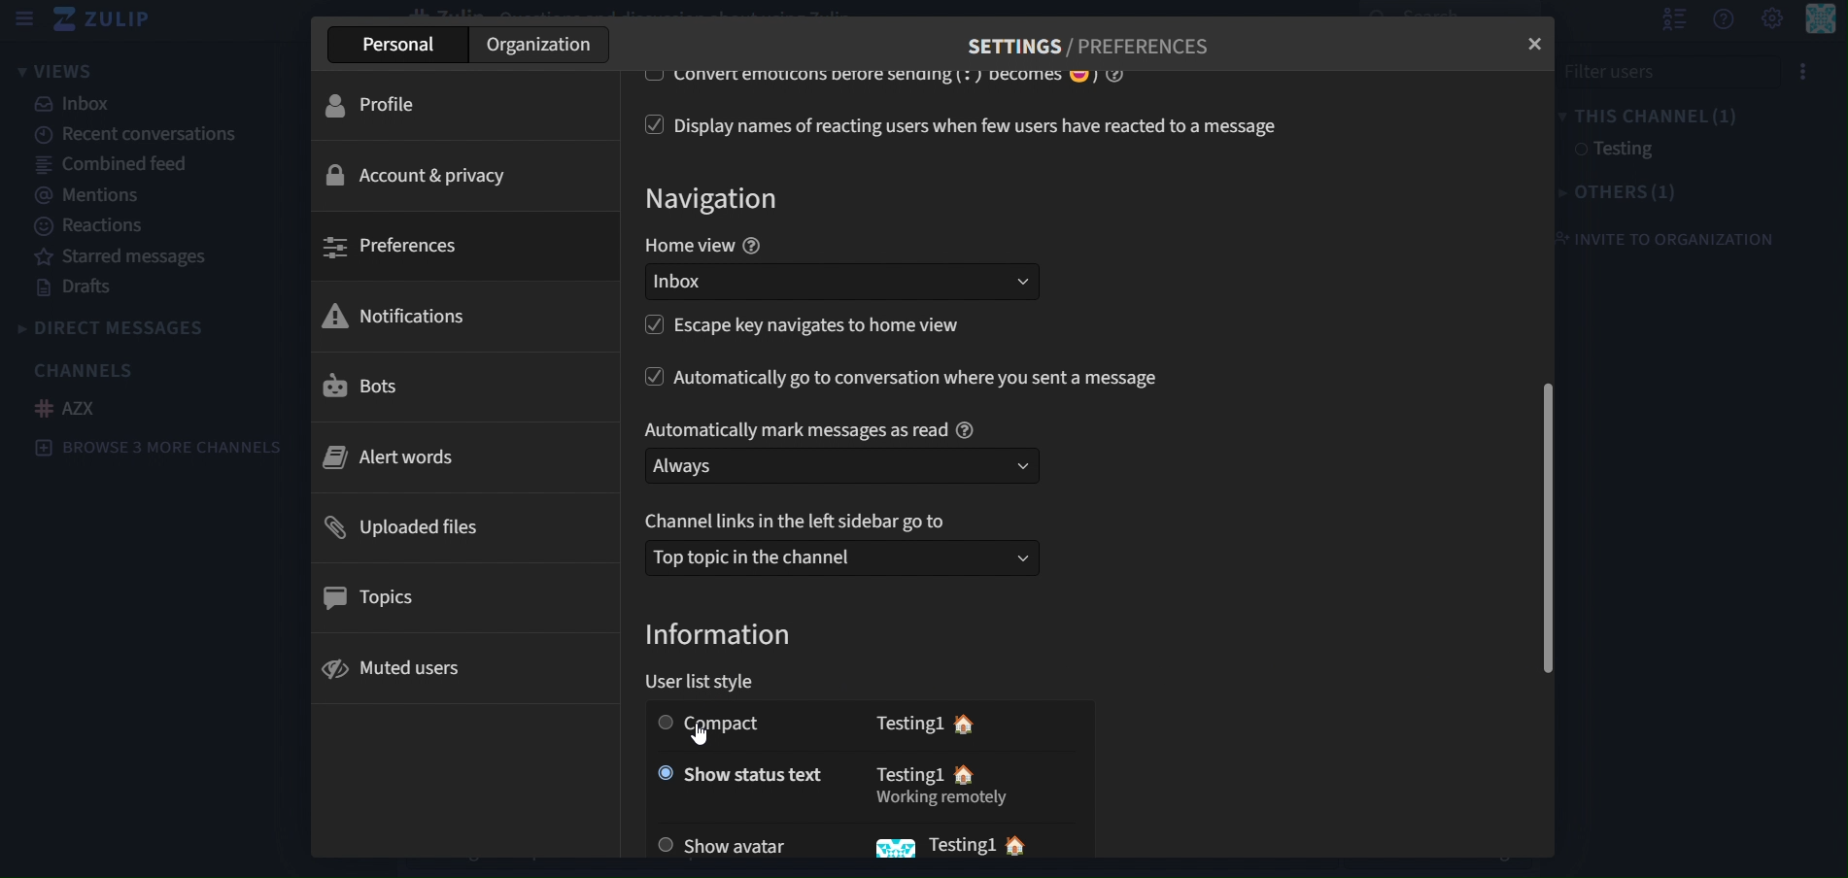  What do you see at coordinates (802, 522) in the screenshot?
I see `channel links in the left sidebar go to` at bounding box center [802, 522].